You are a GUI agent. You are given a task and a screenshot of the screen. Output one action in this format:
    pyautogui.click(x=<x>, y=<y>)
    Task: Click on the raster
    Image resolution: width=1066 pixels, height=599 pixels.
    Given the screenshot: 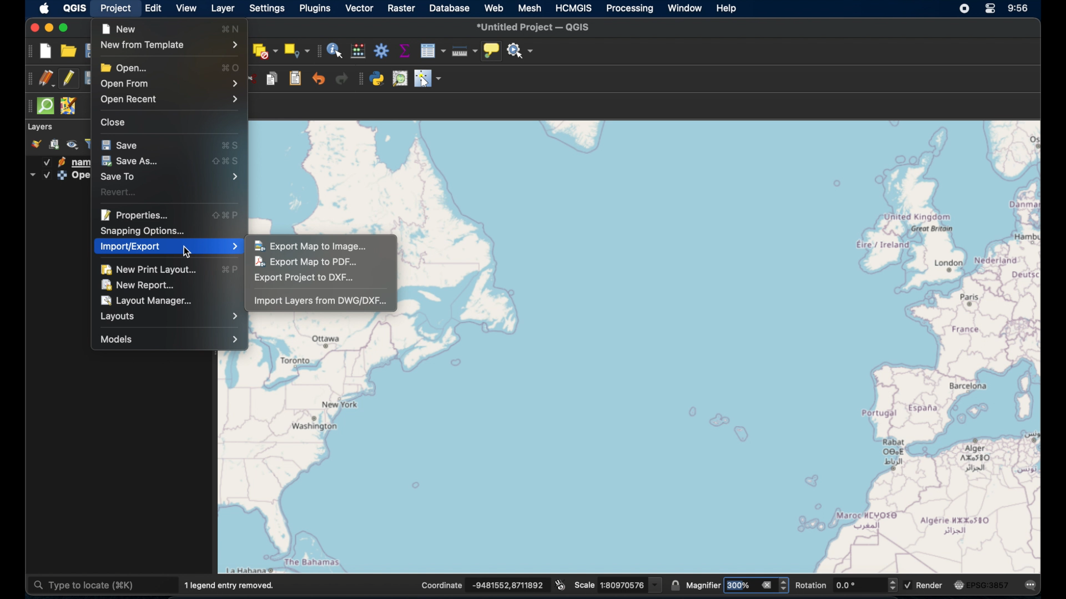 What is the action you would take?
    pyautogui.click(x=401, y=8)
    